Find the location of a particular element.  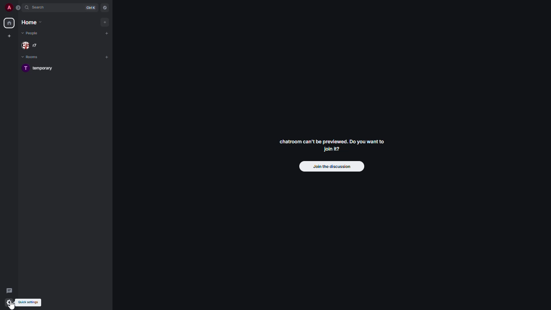

search is located at coordinates (42, 8).